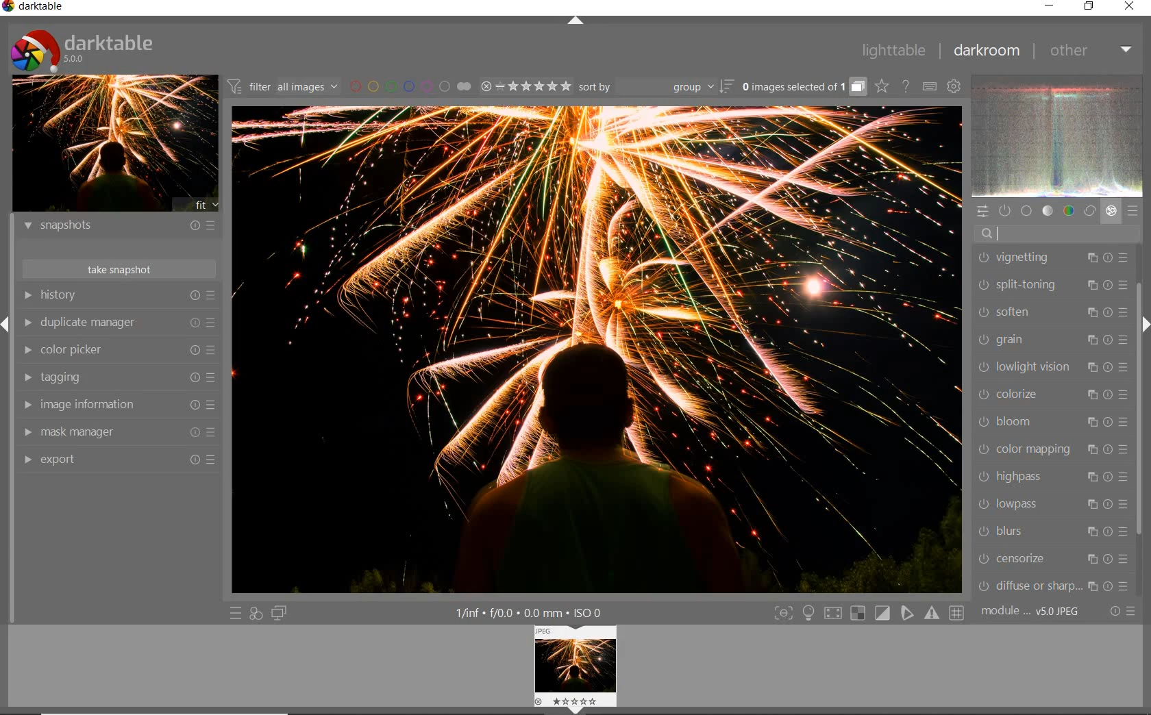 The width and height of the screenshot is (1151, 715). What do you see at coordinates (891, 49) in the screenshot?
I see `lighttable` at bounding box center [891, 49].